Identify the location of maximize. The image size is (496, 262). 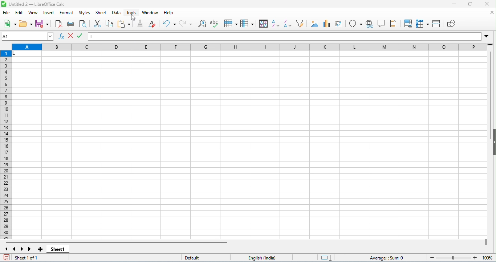
(470, 5).